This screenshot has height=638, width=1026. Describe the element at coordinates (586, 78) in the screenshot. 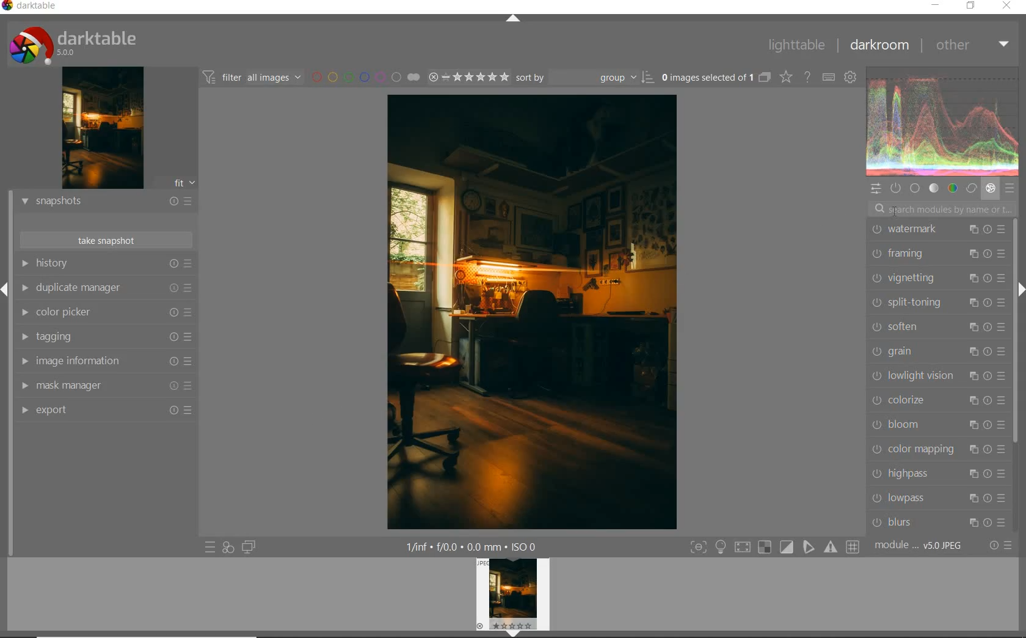

I see `sort` at that location.